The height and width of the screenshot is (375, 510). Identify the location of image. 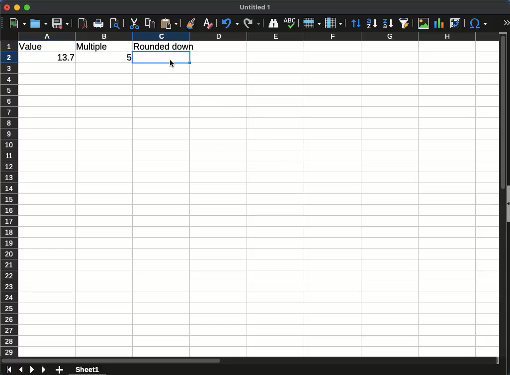
(425, 24).